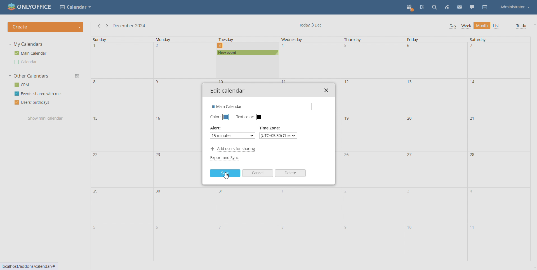 The height and width of the screenshot is (270, 537). What do you see at coordinates (498, 169) in the screenshot?
I see `date` at bounding box center [498, 169].